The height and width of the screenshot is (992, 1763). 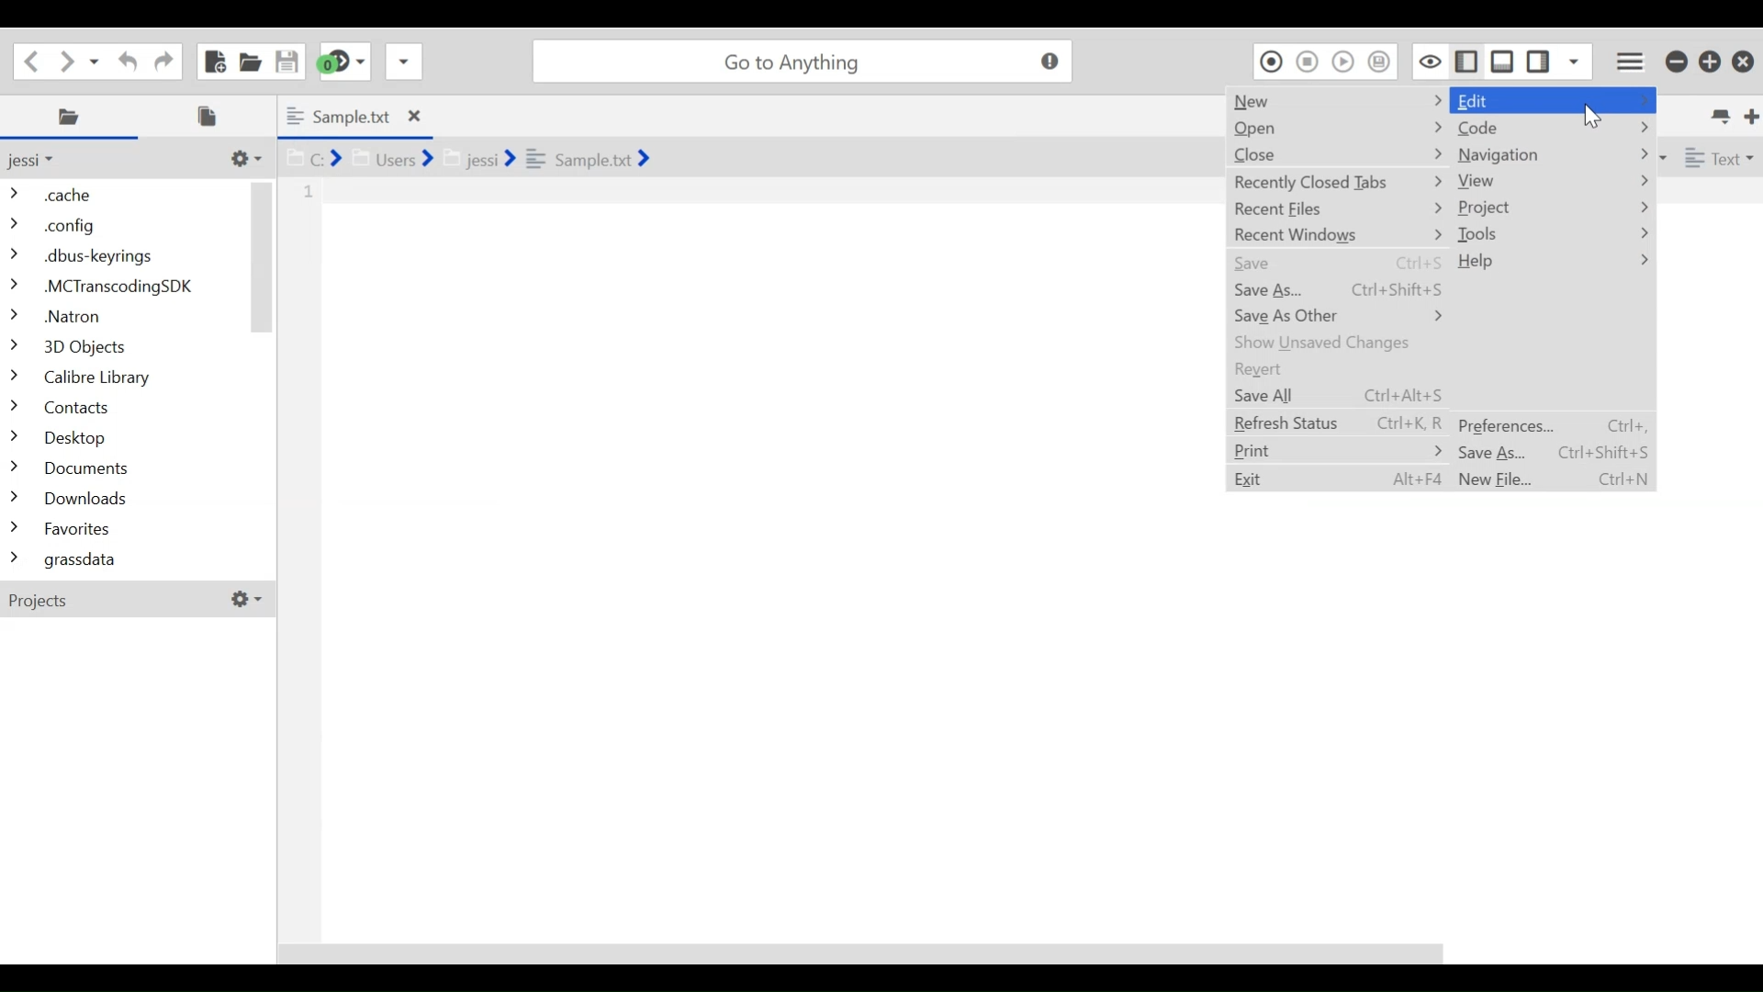 I want to click on Save Macro as Toolbox as Superscript, so click(x=1381, y=61).